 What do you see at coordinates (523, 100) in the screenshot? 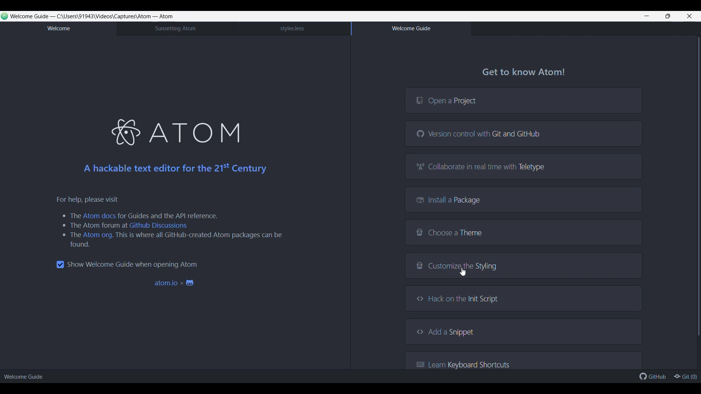
I see `Open a project` at bounding box center [523, 100].